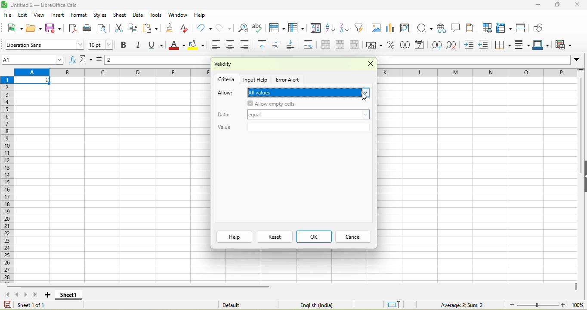 Image resolution: width=587 pixels, height=310 pixels. What do you see at coordinates (259, 28) in the screenshot?
I see `spelling` at bounding box center [259, 28].